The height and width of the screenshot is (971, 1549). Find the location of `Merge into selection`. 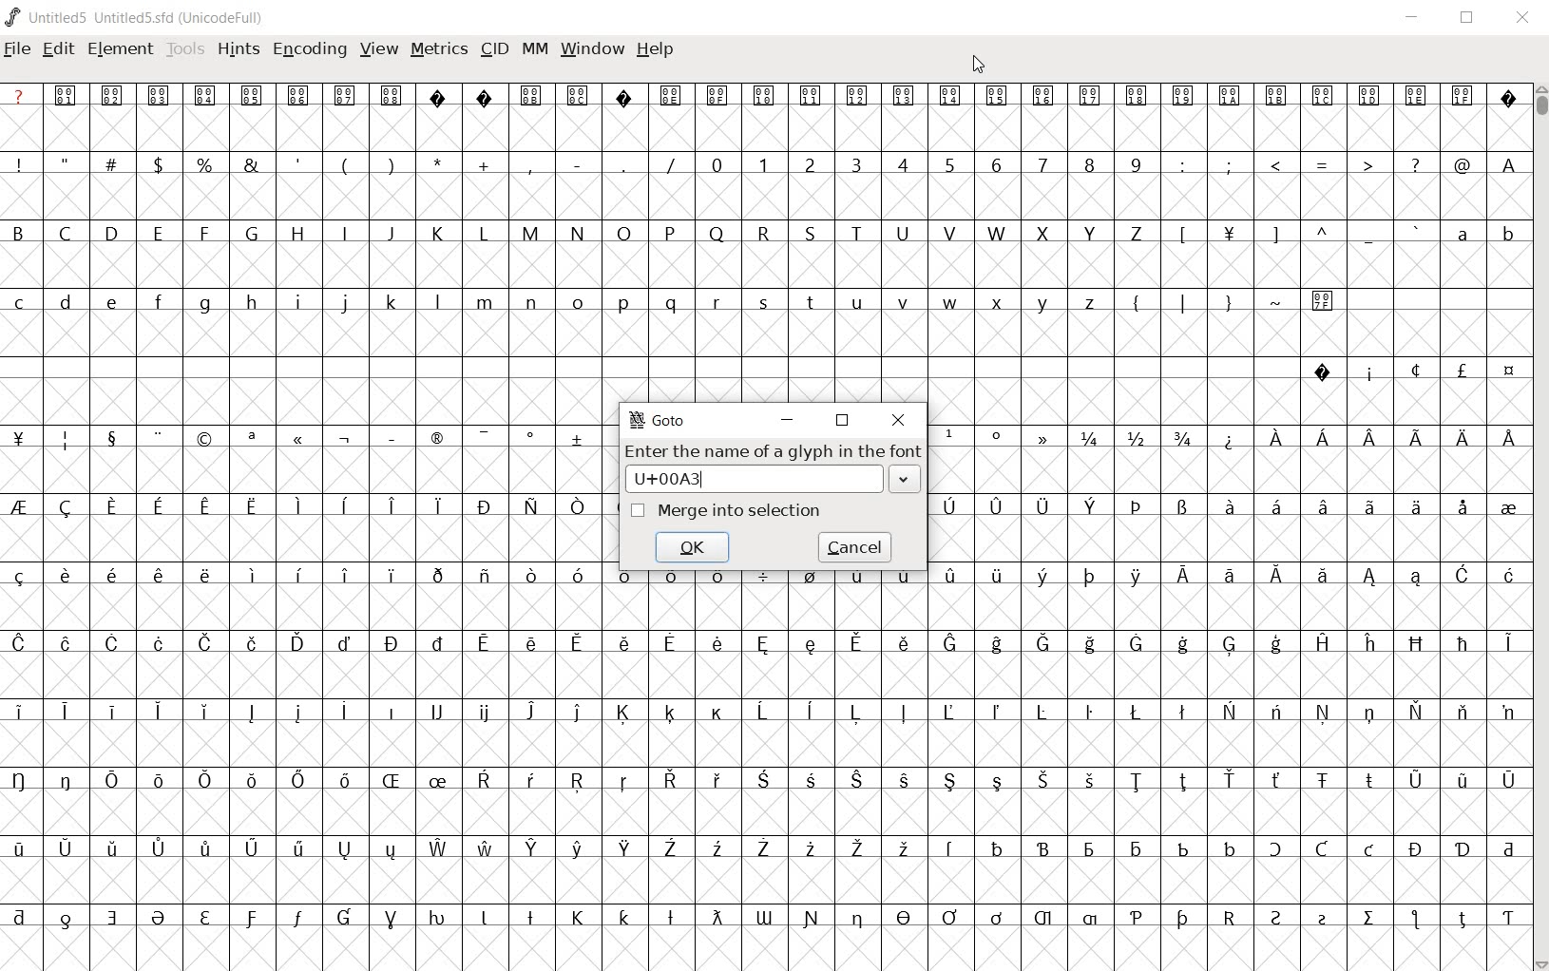

Merge into selection is located at coordinates (740, 510).